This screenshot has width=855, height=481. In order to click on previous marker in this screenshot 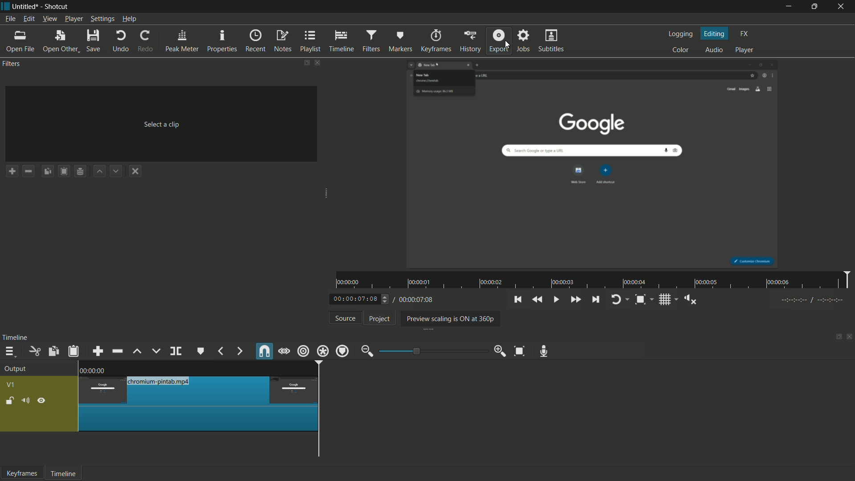, I will do `click(220, 351)`.